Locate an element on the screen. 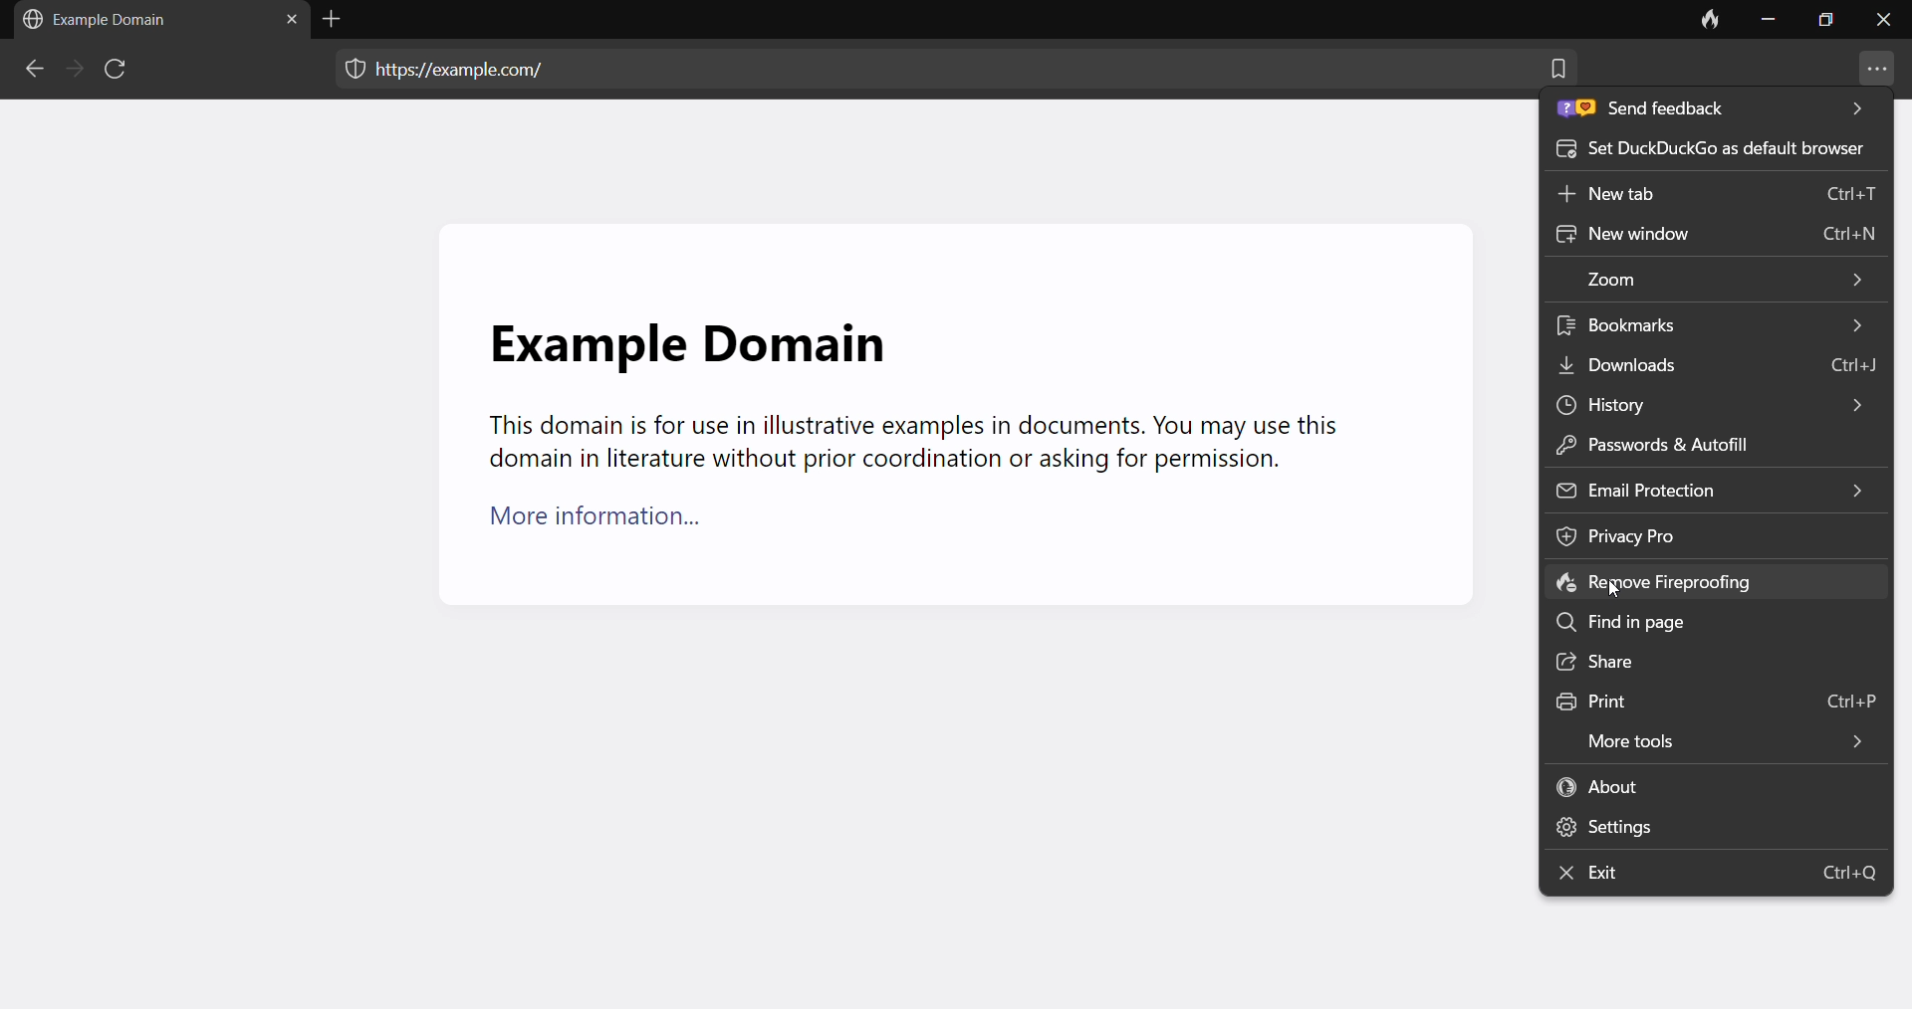 Image resolution: width=1912 pixels, height=1009 pixels. more tools is located at coordinates (1714, 737).